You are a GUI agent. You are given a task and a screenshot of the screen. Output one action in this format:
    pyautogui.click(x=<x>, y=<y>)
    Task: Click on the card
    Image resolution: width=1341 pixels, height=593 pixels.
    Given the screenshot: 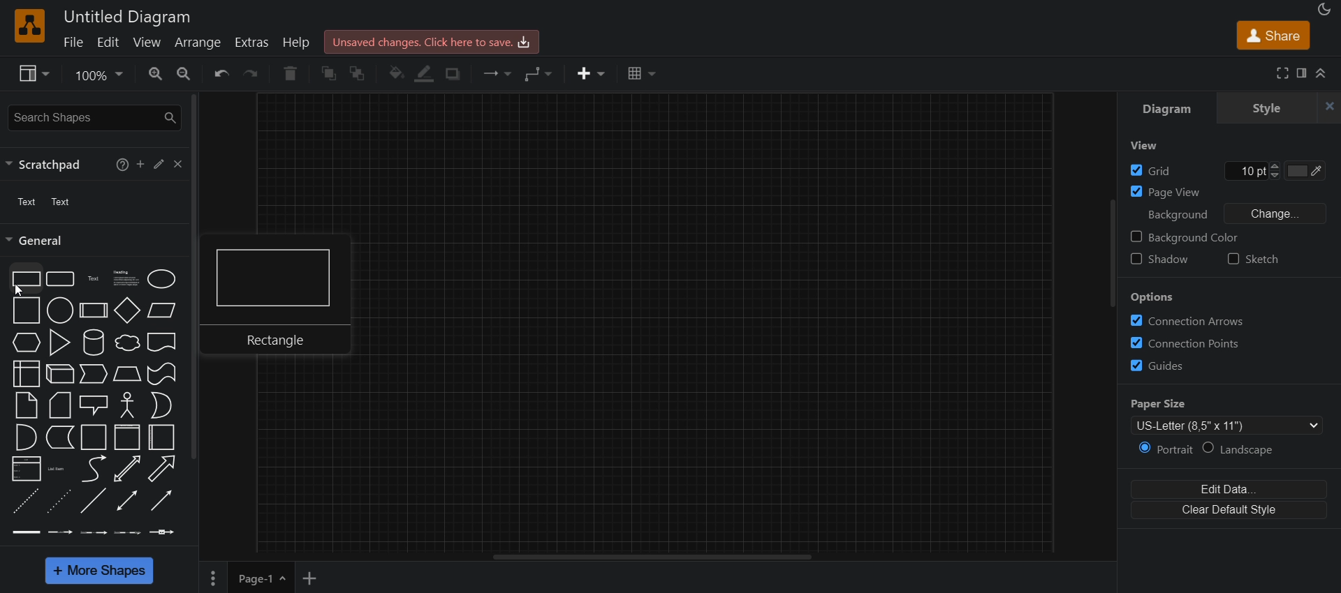 What is the action you would take?
    pyautogui.click(x=61, y=405)
    